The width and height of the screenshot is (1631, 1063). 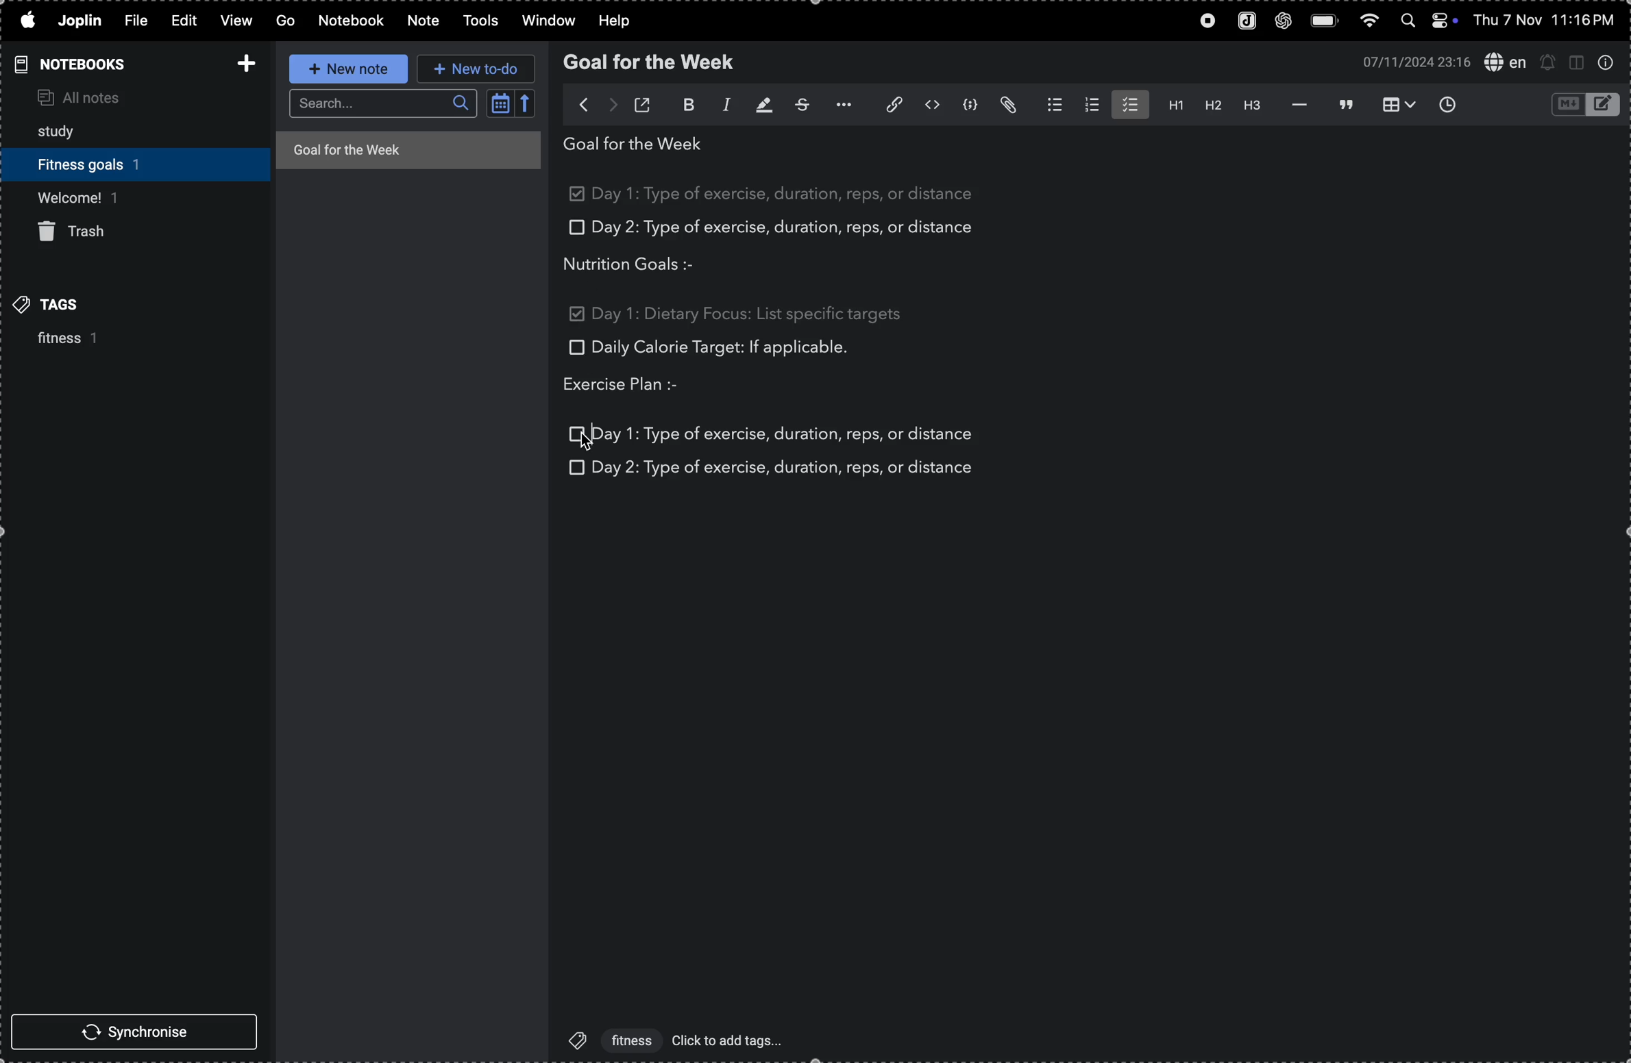 I want to click on insert table, so click(x=1400, y=105).